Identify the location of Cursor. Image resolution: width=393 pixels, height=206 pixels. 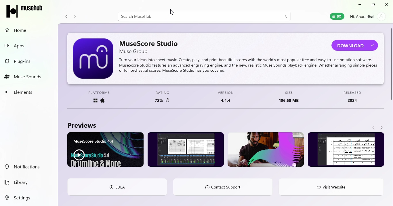
(173, 13).